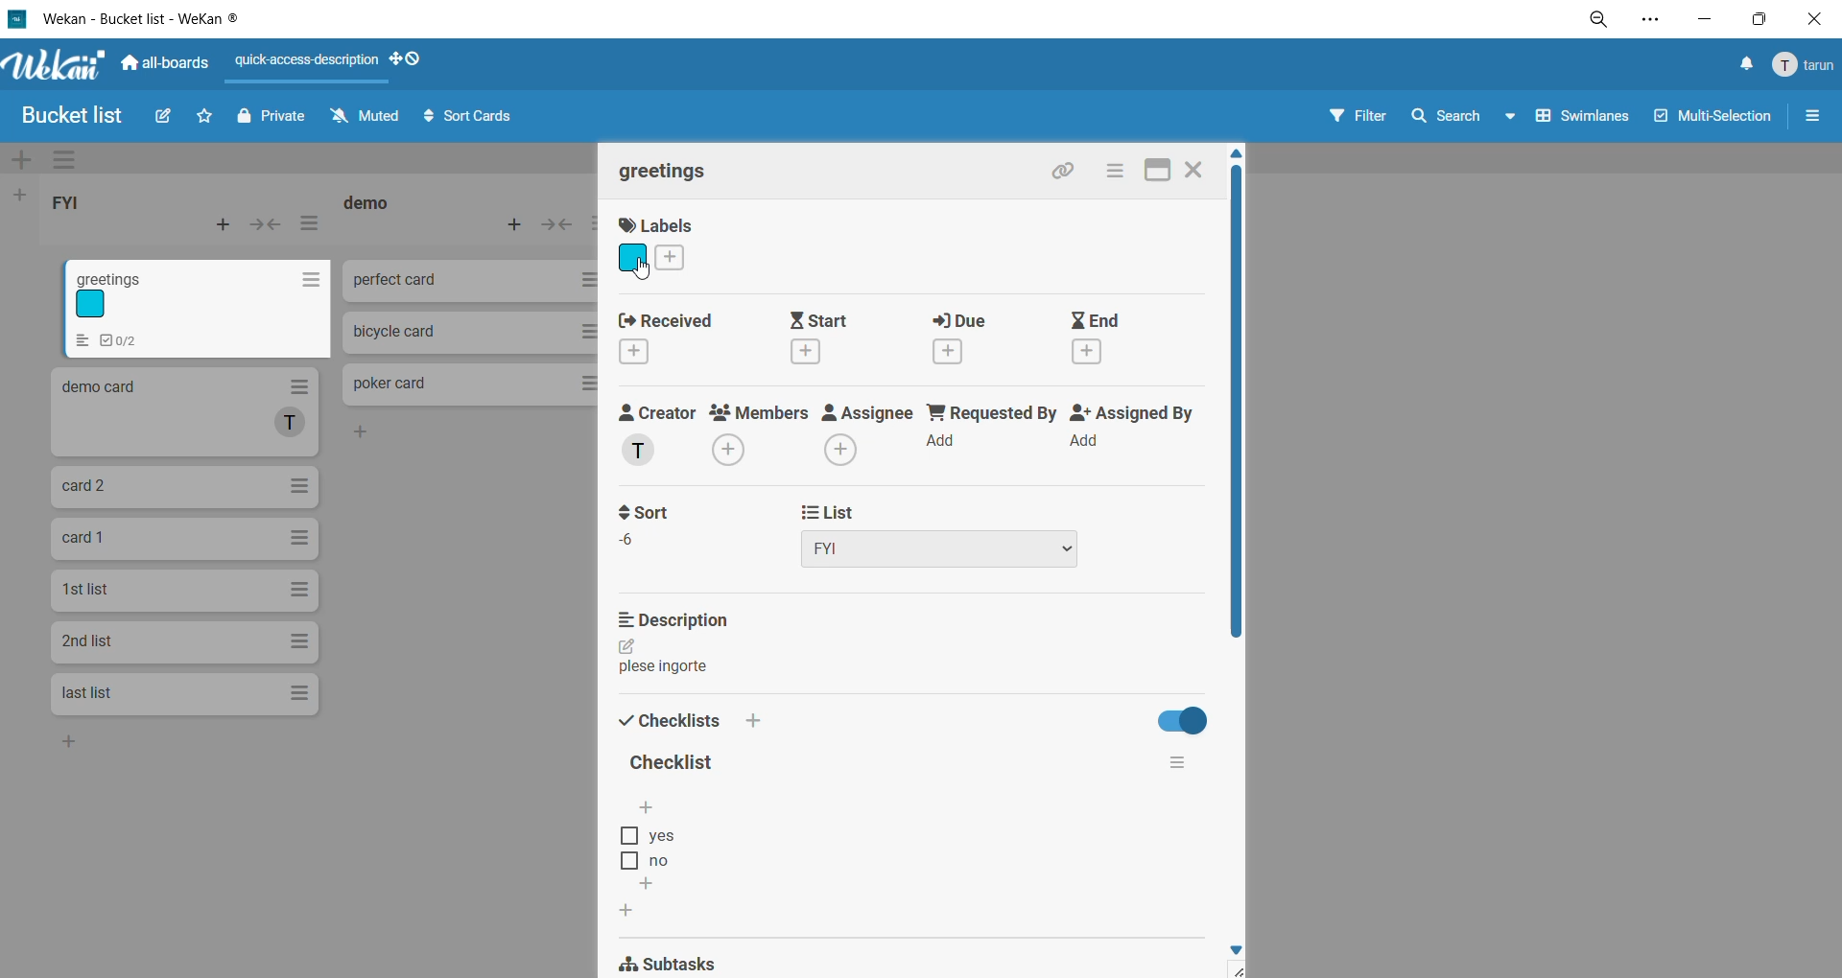 This screenshot has width=1842, height=978. What do you see at coordinates (310, 224) in the screenshot?
I see `list actions` at bounding box center [310, 224].